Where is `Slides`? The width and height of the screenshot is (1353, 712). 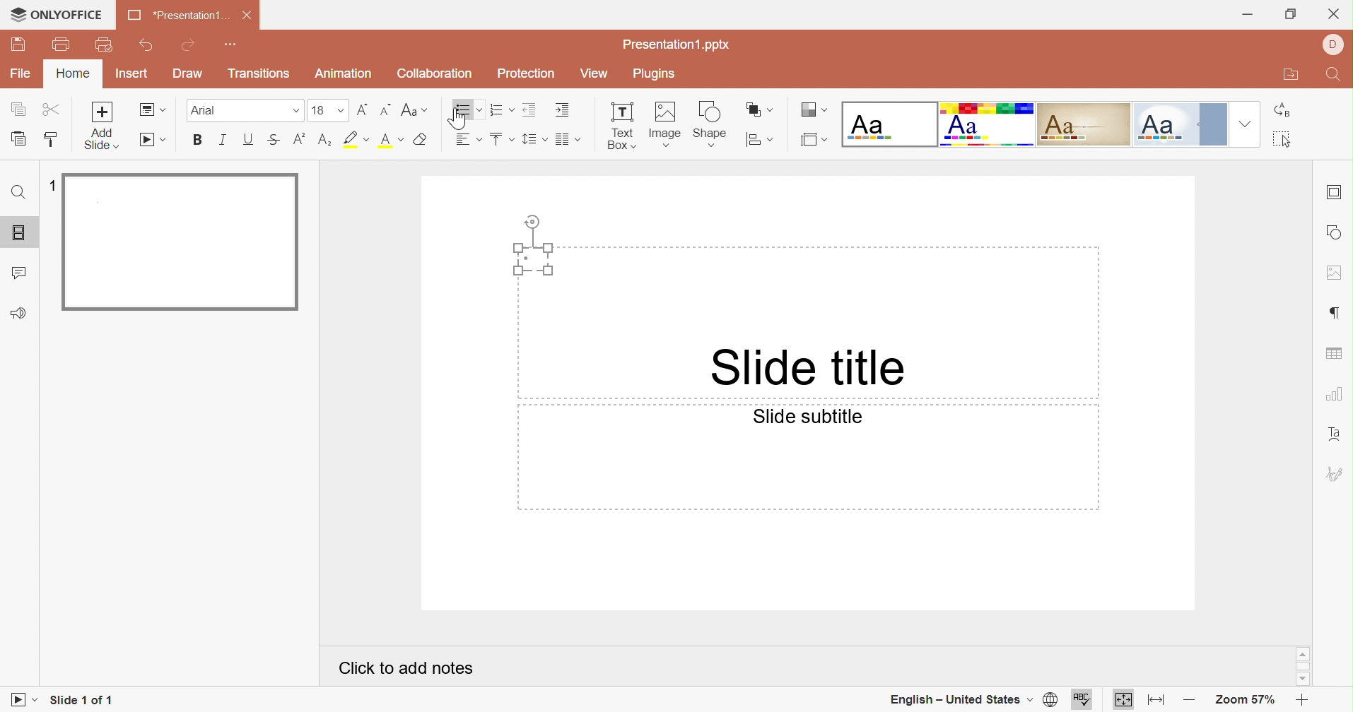 Slides is located at coordinates (20, 235).